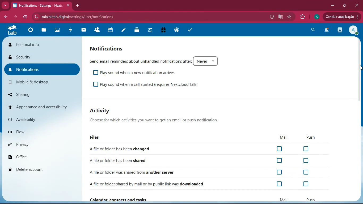  Describe the element at coordinates (86, 31) in the screenshot. I see `mail` at that location.